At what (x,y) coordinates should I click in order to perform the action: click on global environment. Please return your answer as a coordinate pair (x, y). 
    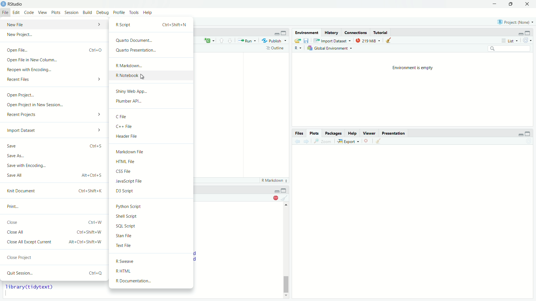
    Looking at the image, I should click on (331, 48).